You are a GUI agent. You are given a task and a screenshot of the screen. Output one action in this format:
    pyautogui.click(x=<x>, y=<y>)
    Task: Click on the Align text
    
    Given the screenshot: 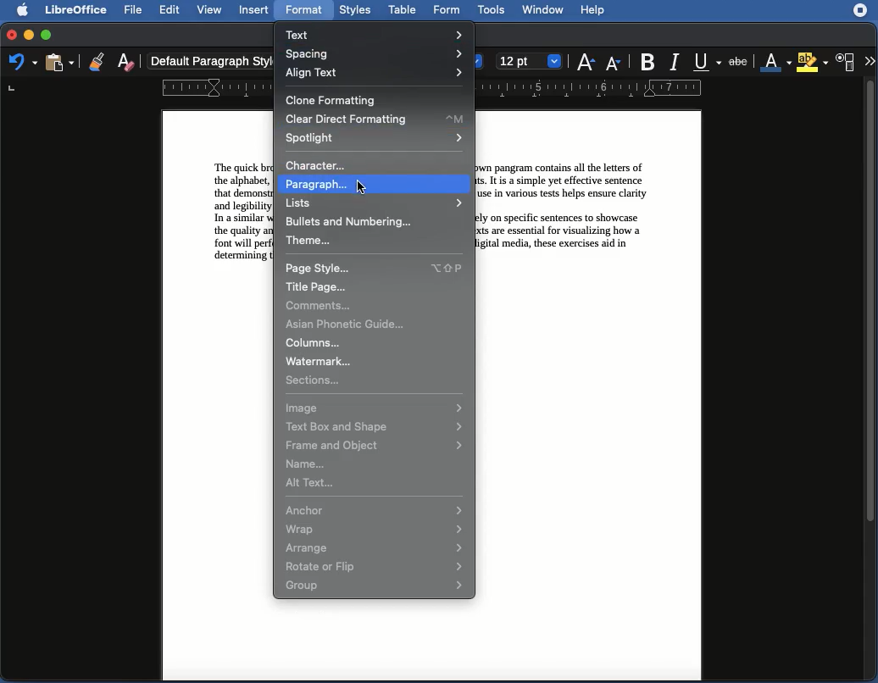 What is the action you would take?
    pyautogui.click(x=376, y=74)
    